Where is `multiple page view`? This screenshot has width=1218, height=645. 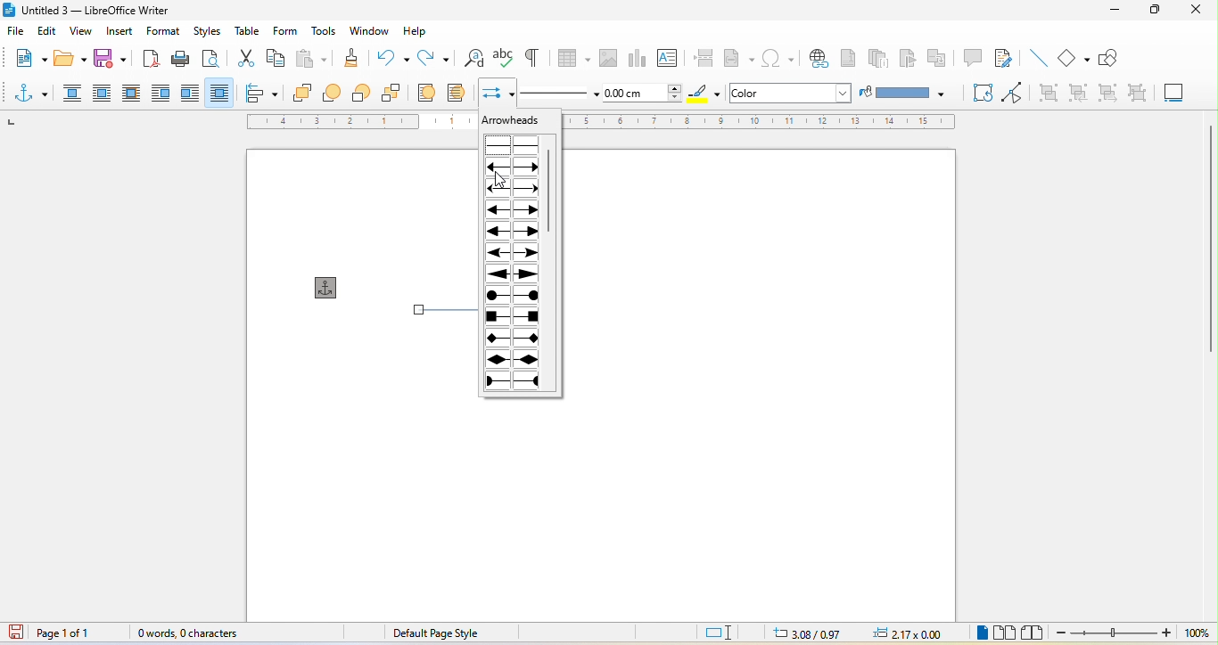
multiple page view is located at coordinates (1006, 633).